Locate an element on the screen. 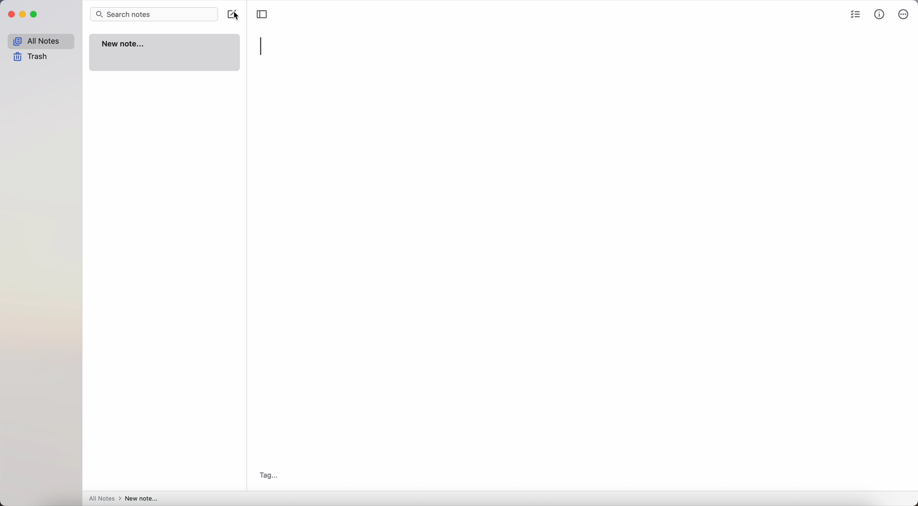 The height and width of the screenshot is (506, 918). cursor is located at coordinates (241, 17).